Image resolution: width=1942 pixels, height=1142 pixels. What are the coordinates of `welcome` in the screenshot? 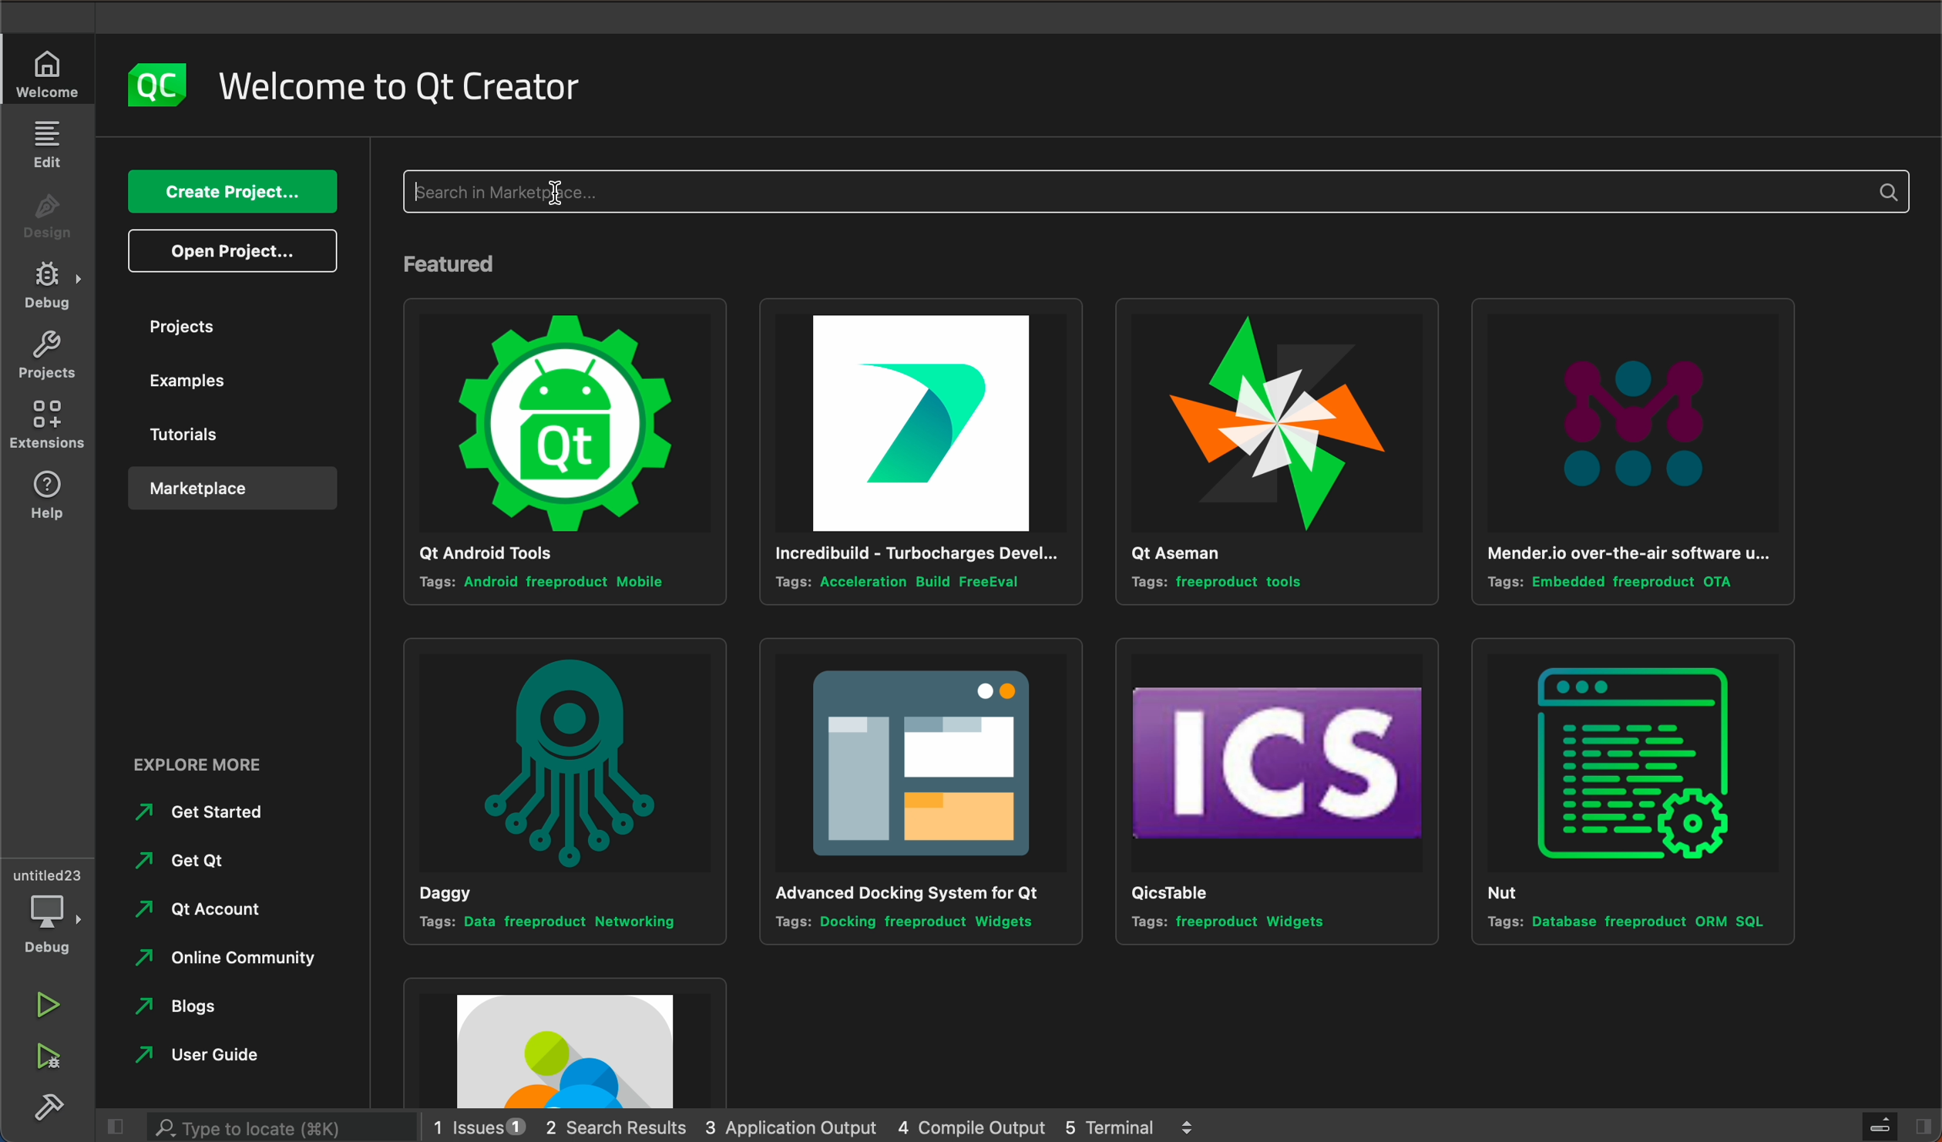 It's located at (52, 72).